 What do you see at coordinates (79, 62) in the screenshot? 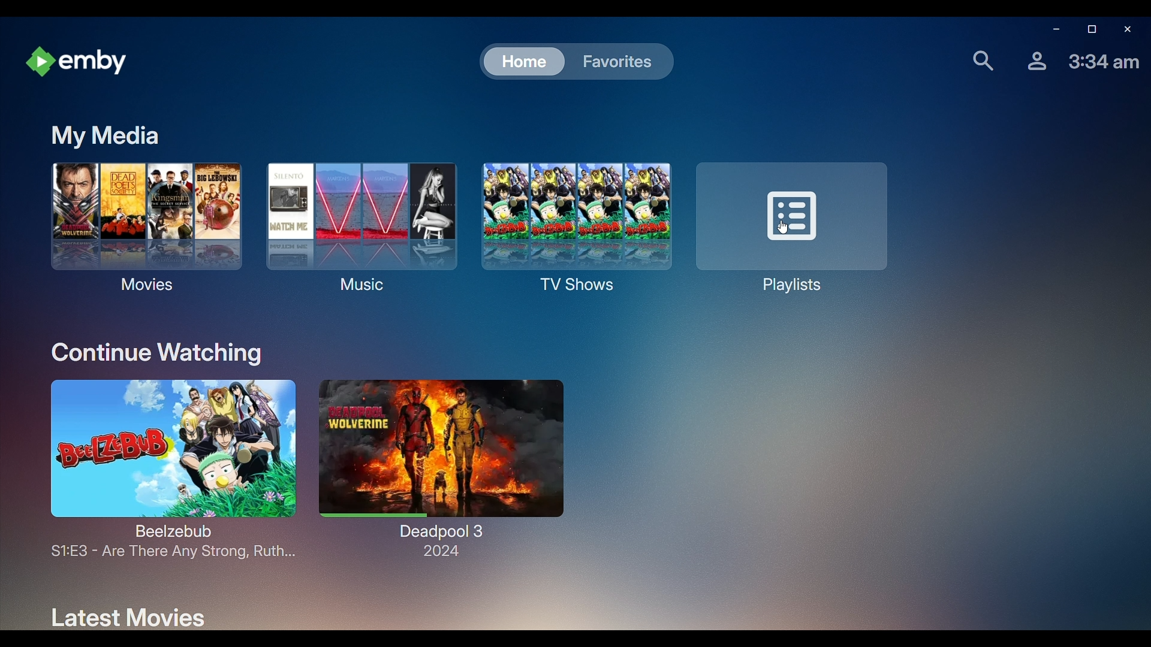
I see `emby` at bounding box center [79, 62].